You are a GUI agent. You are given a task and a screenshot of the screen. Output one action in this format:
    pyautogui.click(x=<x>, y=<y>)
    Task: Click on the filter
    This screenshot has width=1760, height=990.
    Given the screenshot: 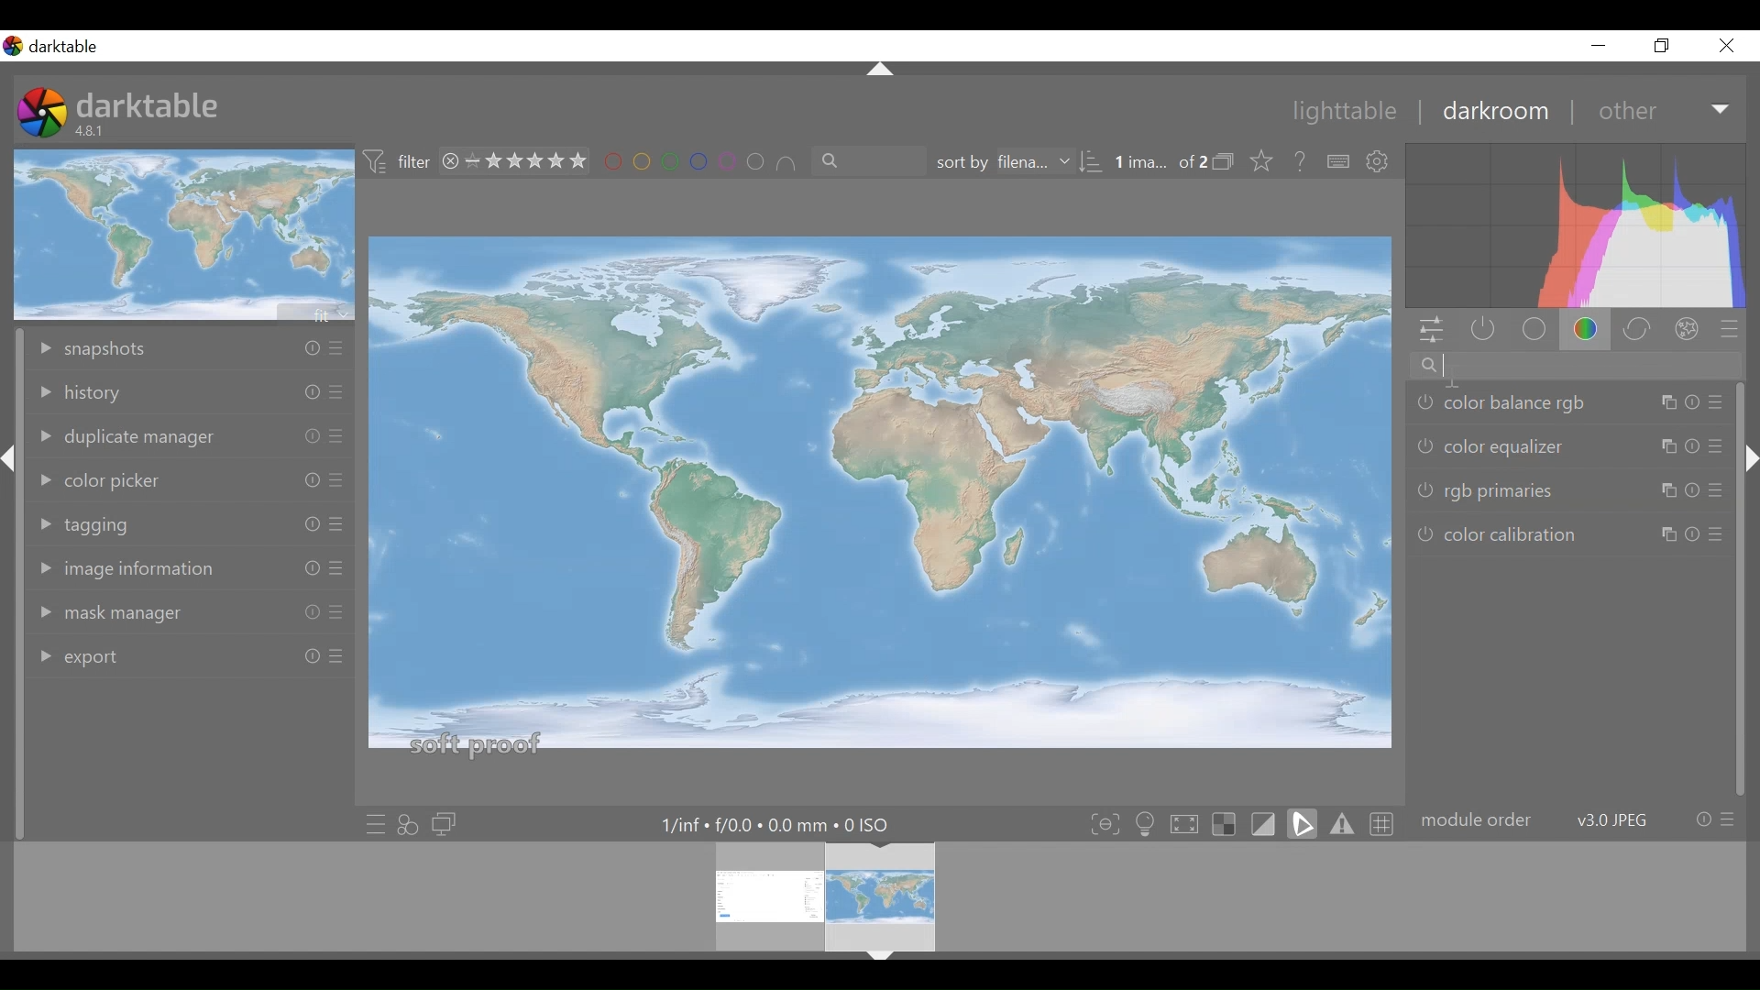 What is the action you would take?
    pyautogui.click(x=398, y=162)
    